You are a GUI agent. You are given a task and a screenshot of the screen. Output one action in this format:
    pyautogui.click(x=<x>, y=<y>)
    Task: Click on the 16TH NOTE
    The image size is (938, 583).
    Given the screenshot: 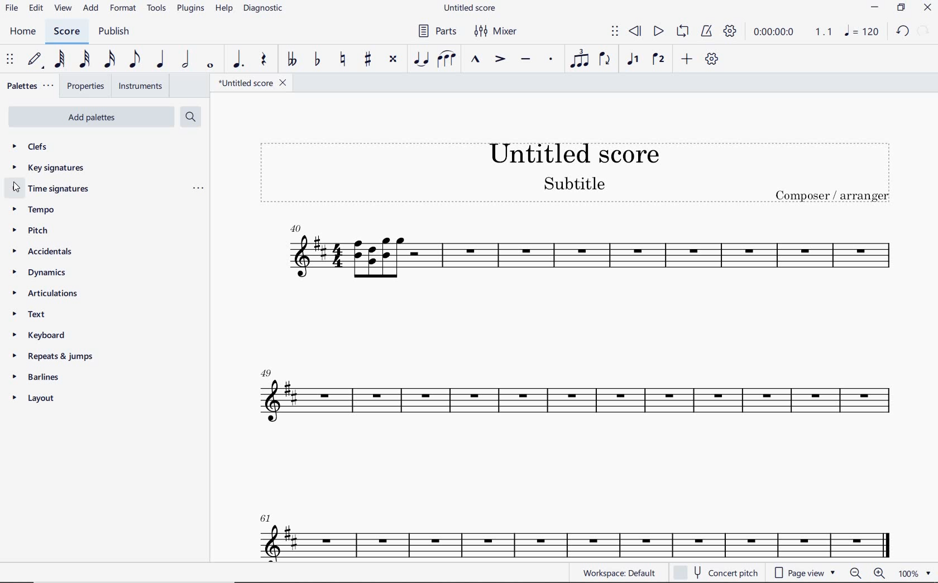 What is the action you would take?
    pyautogui.click(x=108, y=60)
    